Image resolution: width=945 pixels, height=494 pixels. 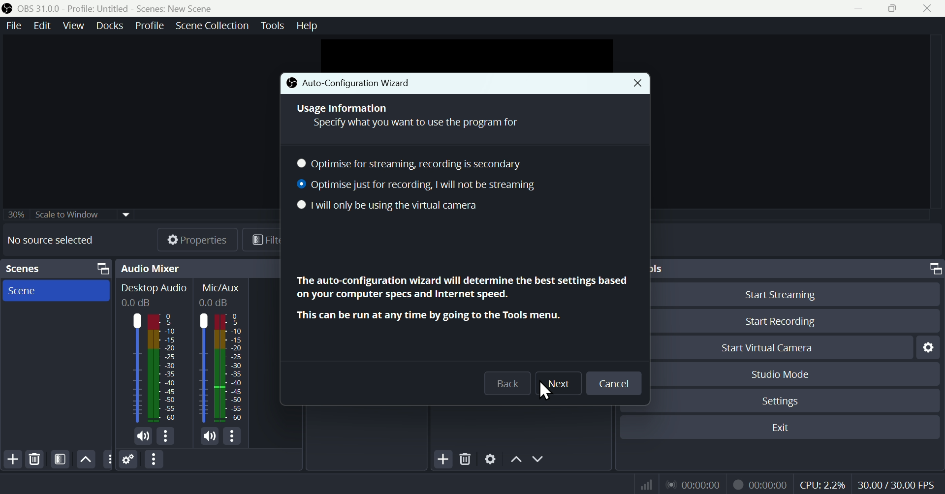 I want to click on Video recorder, so click(x=759, y=483).